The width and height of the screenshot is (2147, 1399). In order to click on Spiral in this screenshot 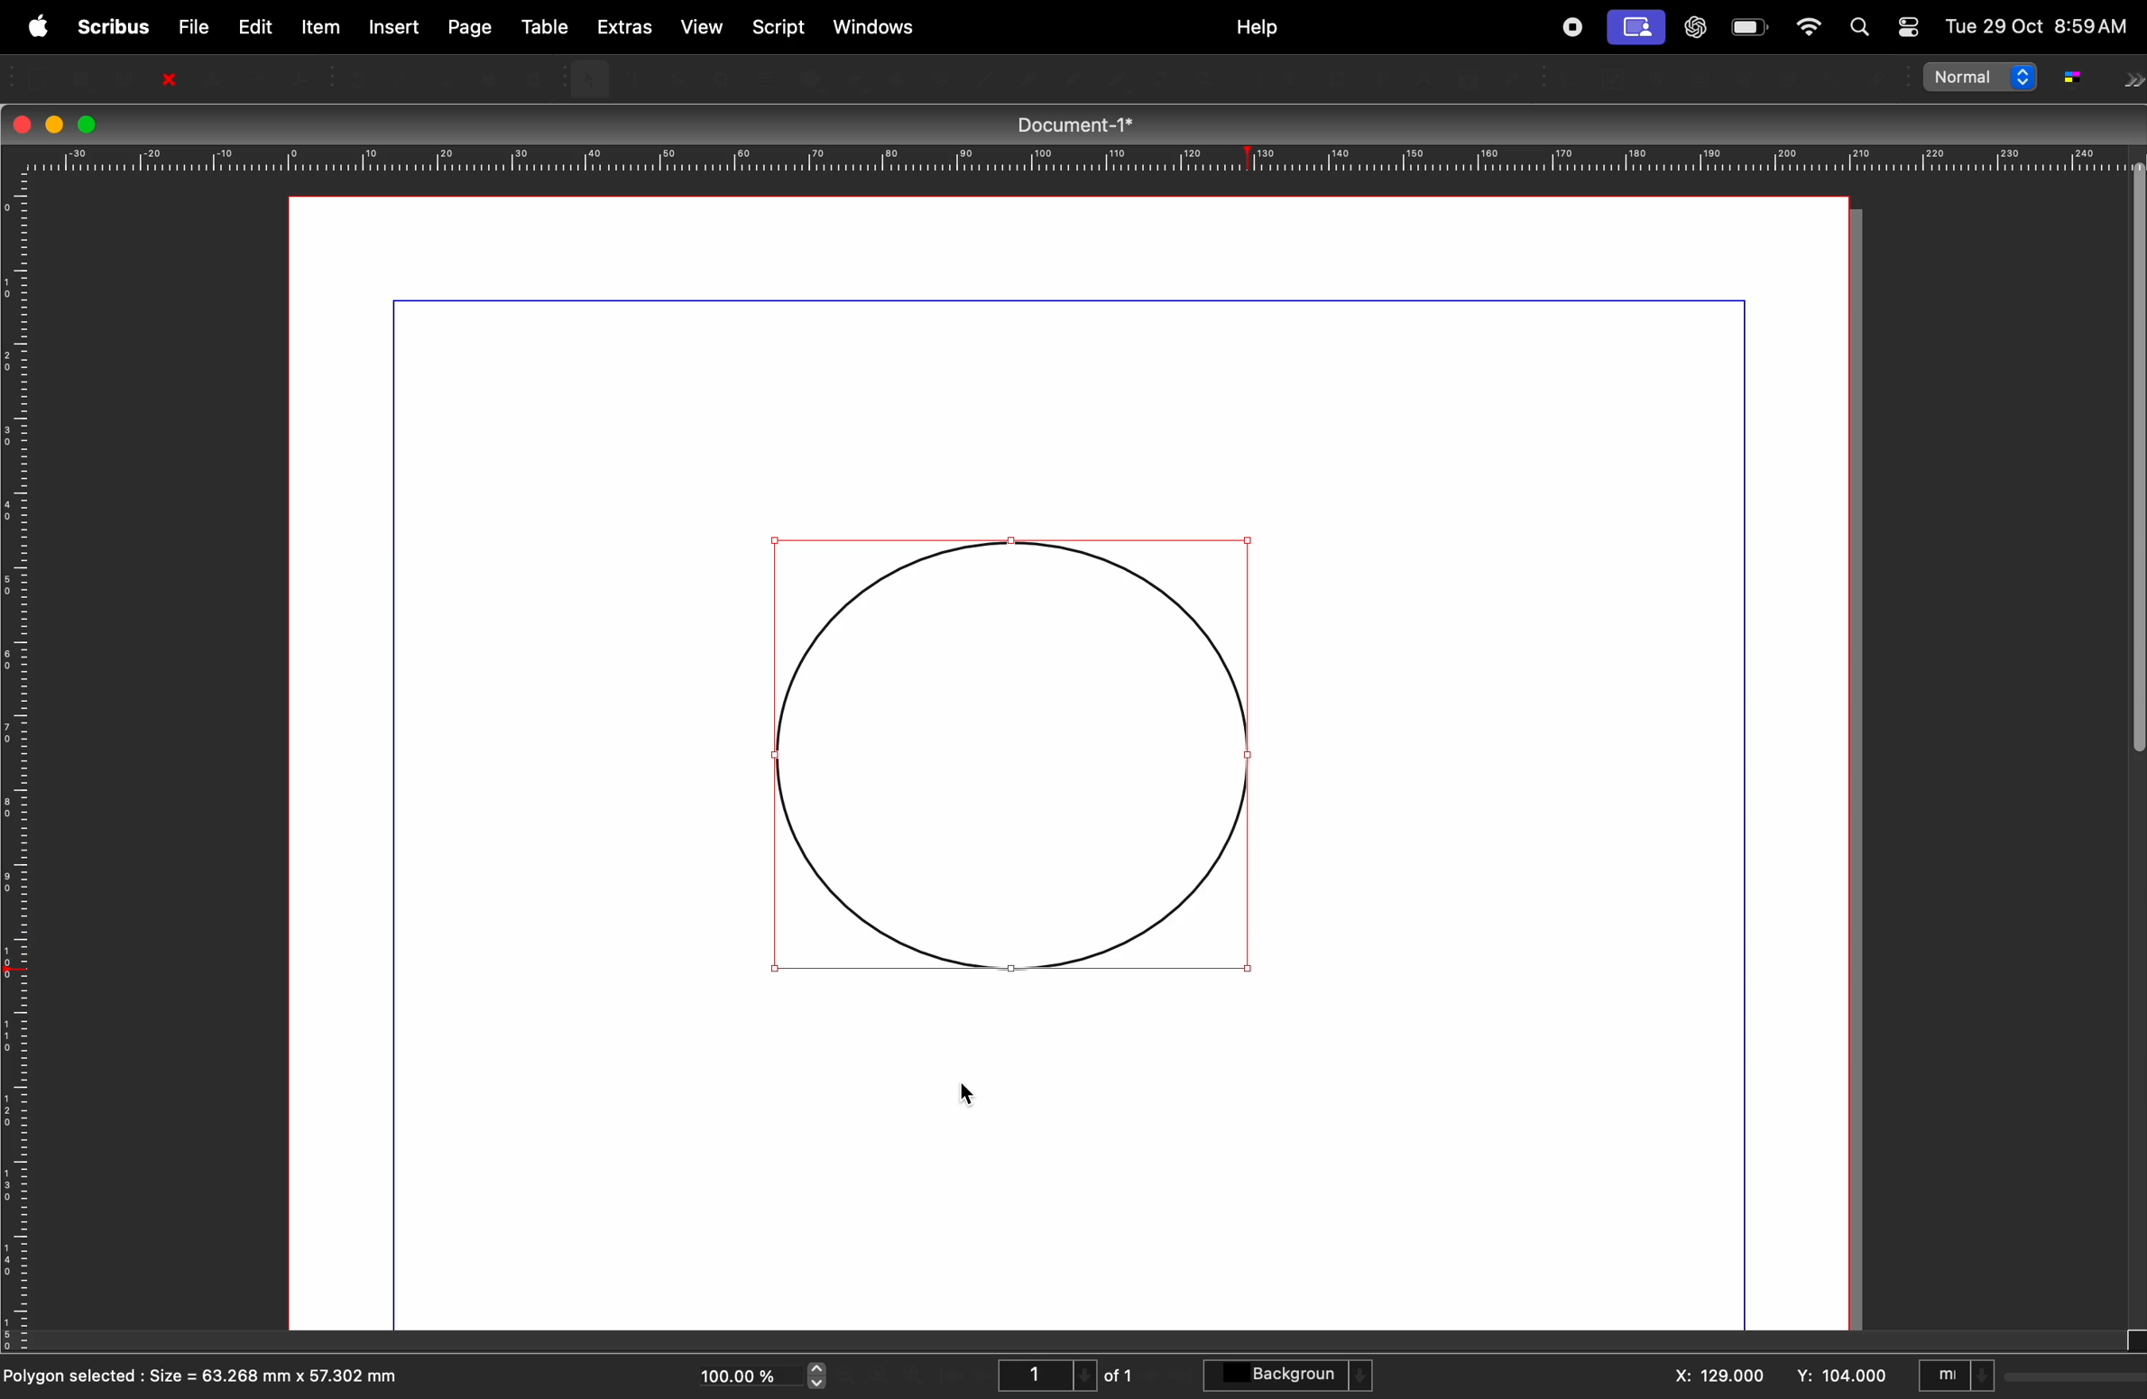, I will do `click(941, 78)`.